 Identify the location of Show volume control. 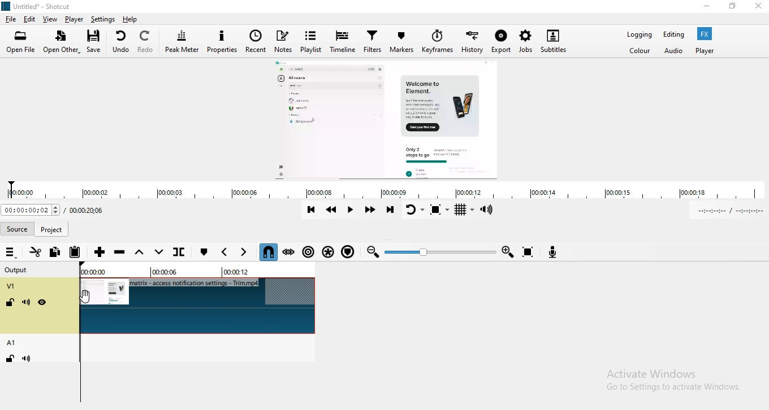
(492, 211).